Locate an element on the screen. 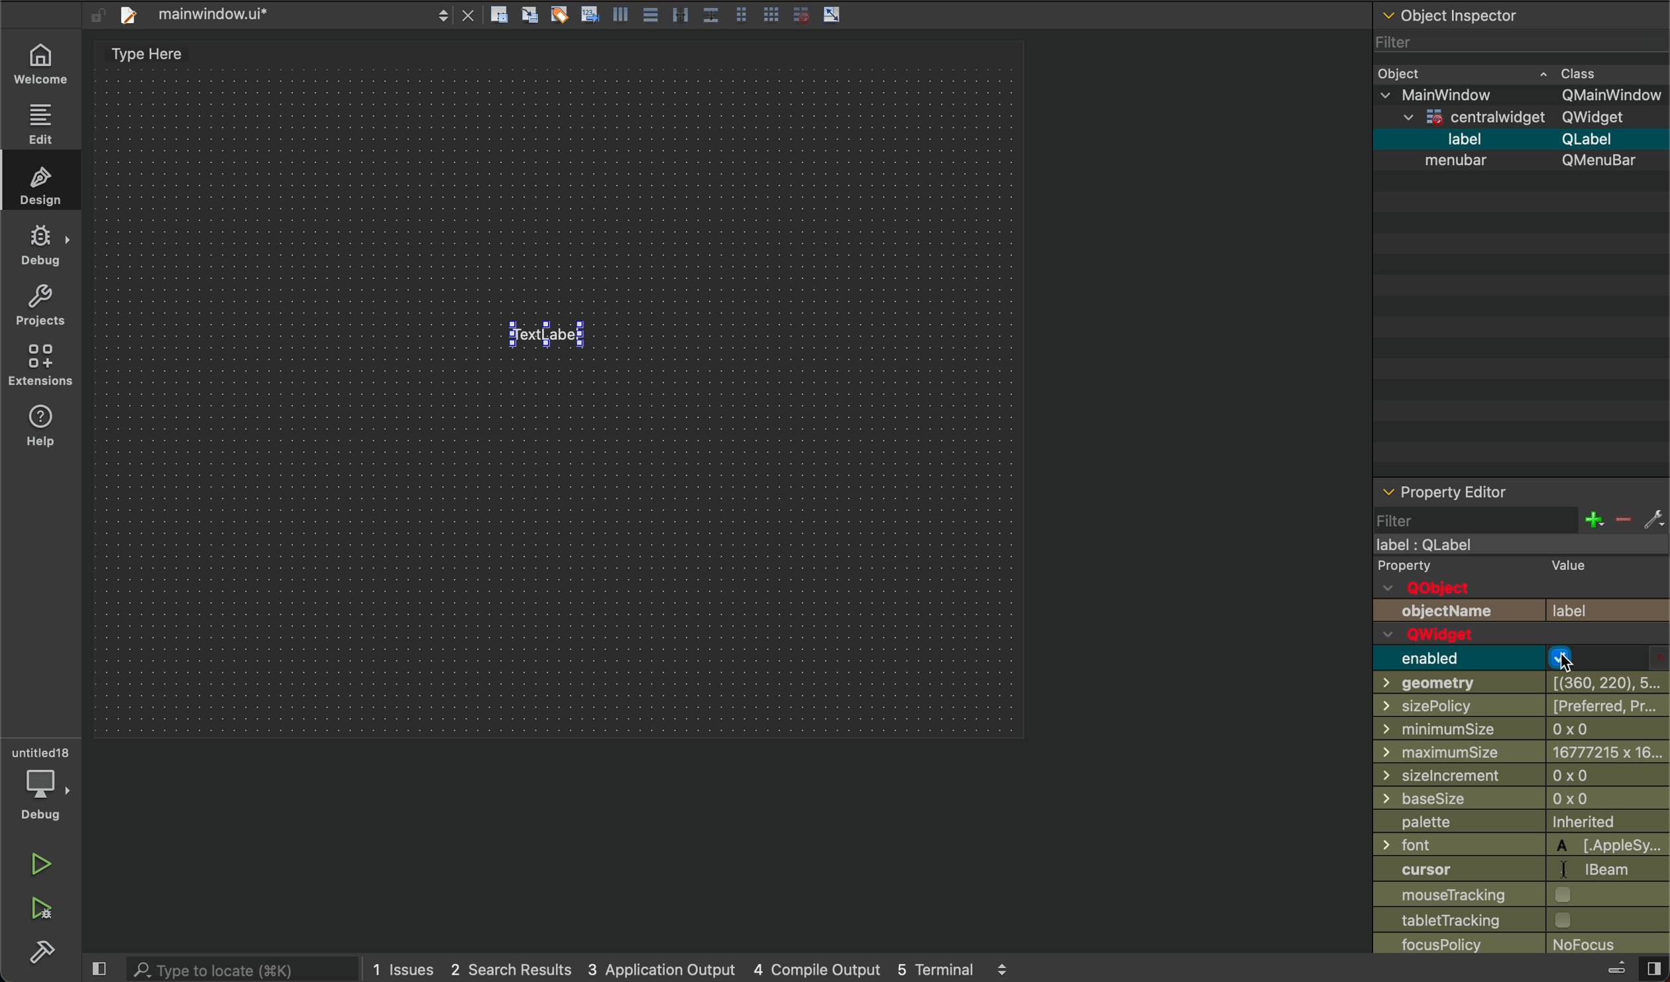  palette is located at coordinates (1438, 822).